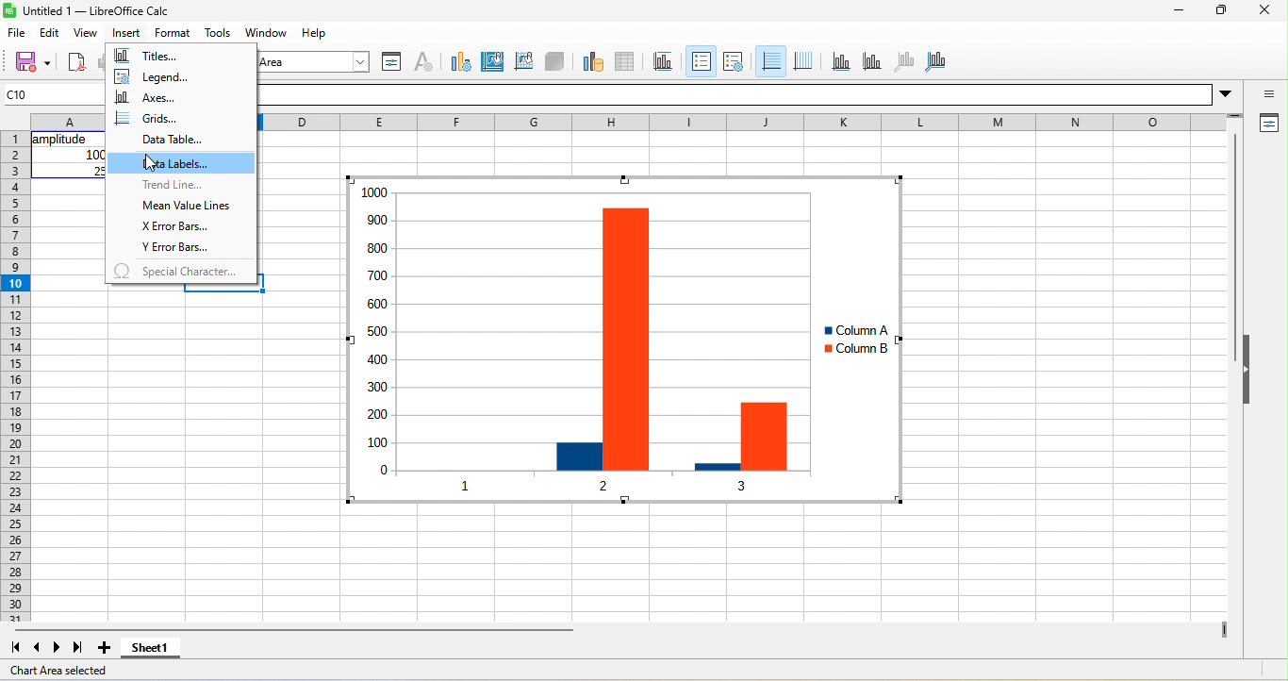 Image resolution: width=1288 pixels, height=681 pixels. What do you see at coordinates (172, 186) in the screenshot?
I see `trend line` at bounding box center [172, 186].